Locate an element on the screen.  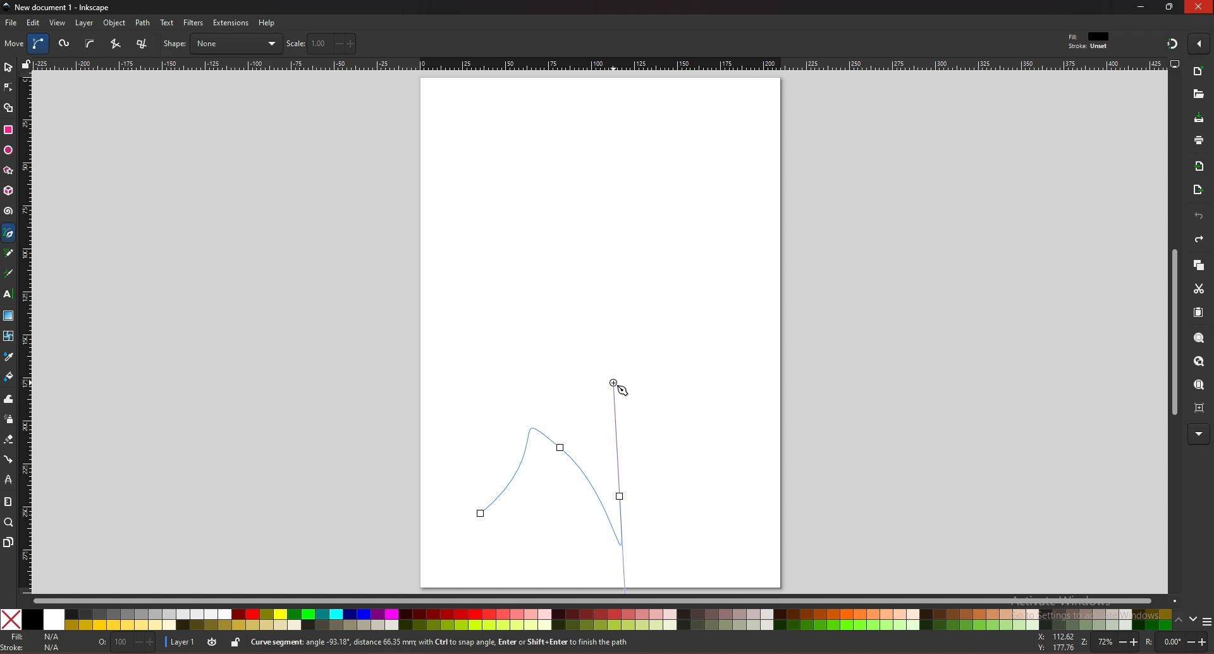
vertical rule is located at coordinates (25, 334).